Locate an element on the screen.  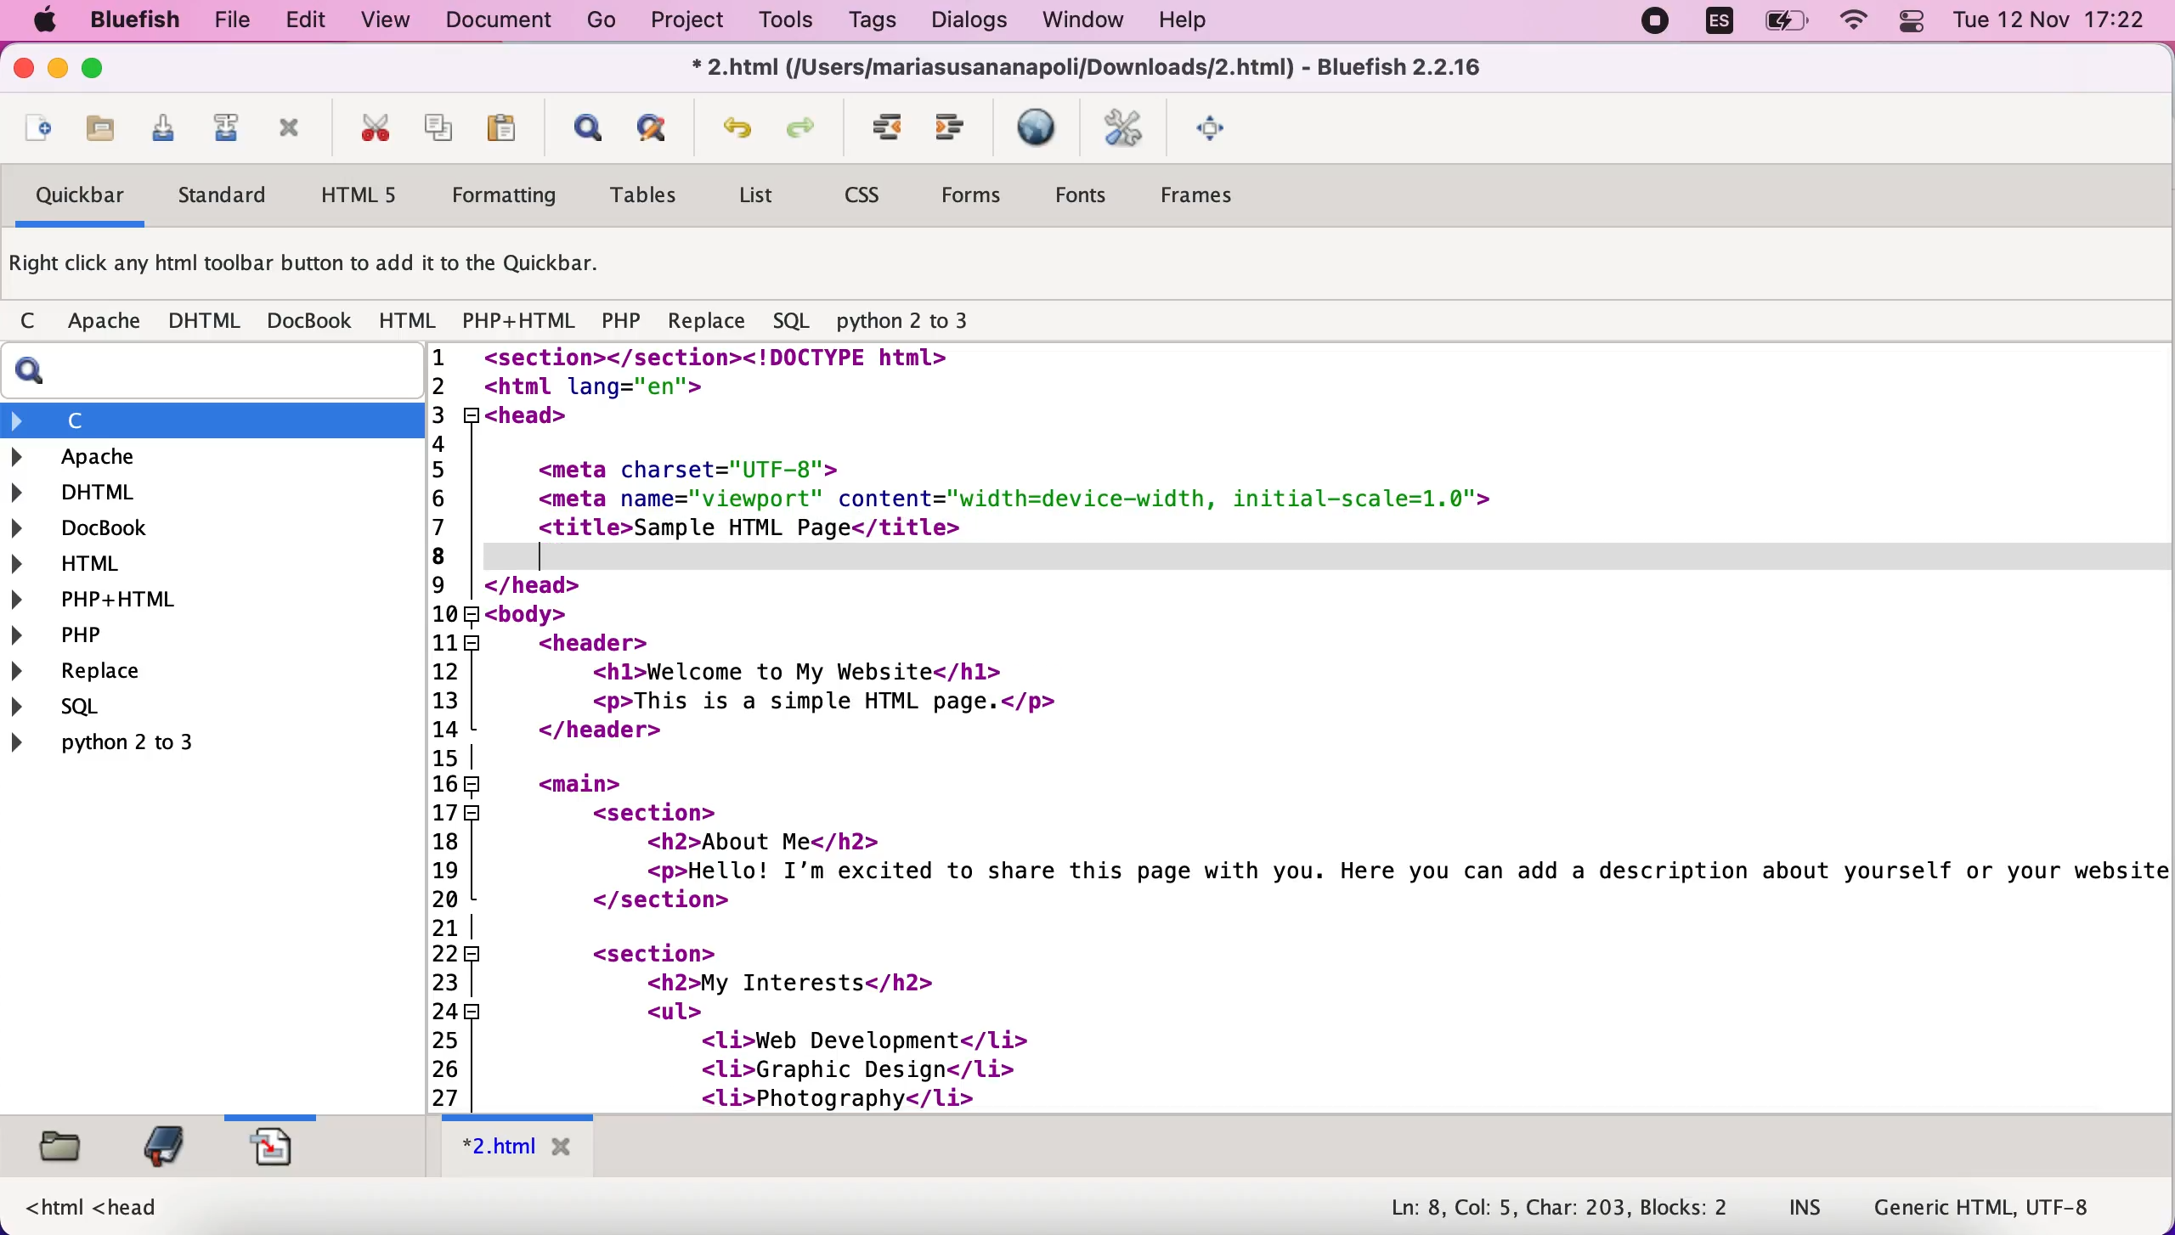
open file is located at coordinates (100, 129).